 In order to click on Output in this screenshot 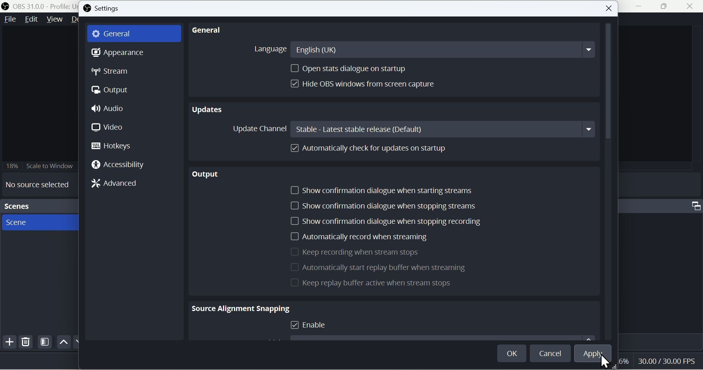, I will do `click(112, 91)`.